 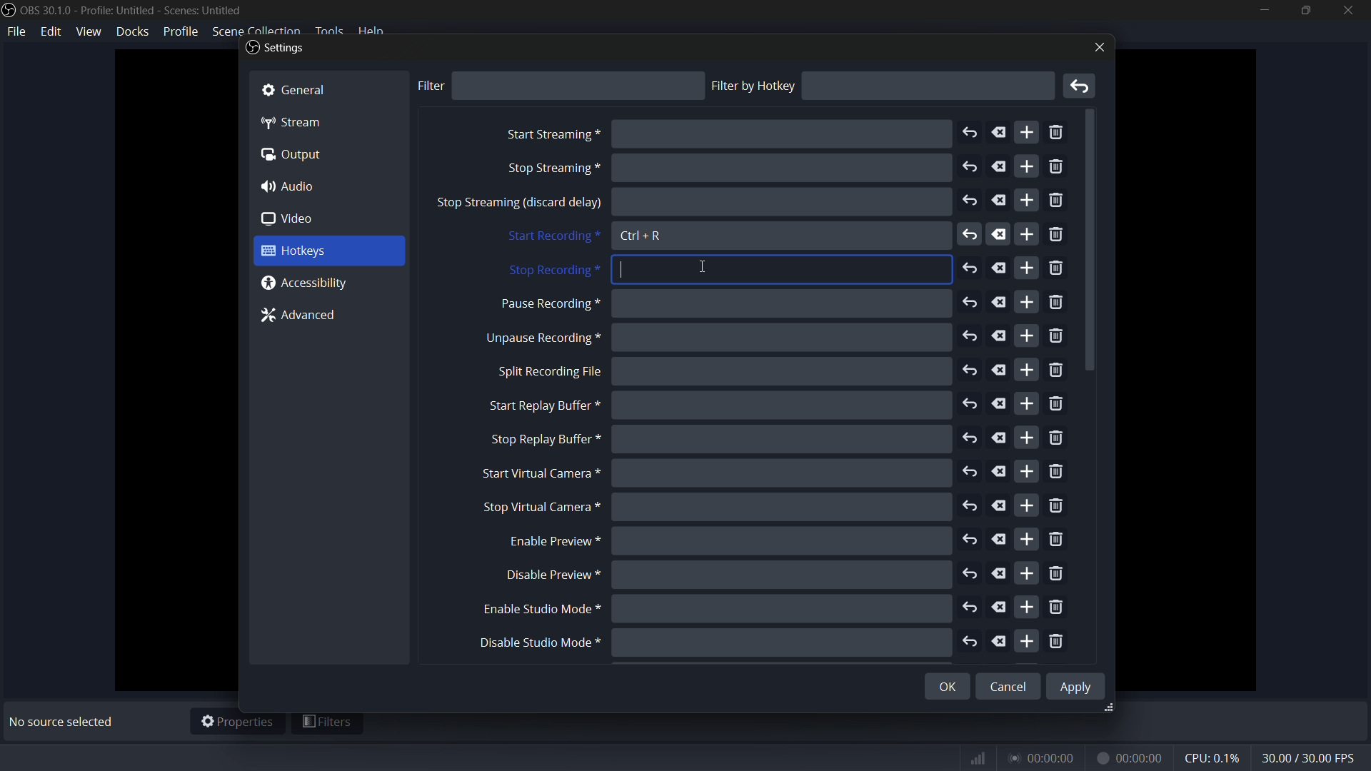 I want to click on remove, so click(x=1058, y=473).